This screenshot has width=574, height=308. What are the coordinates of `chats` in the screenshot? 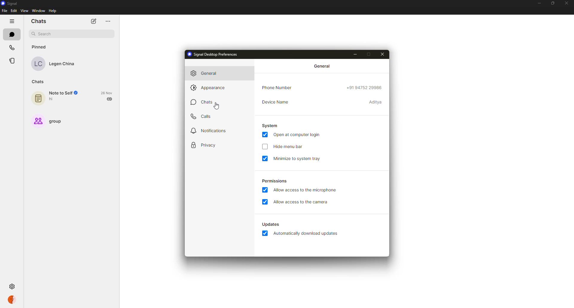 It's located at (37, 81).